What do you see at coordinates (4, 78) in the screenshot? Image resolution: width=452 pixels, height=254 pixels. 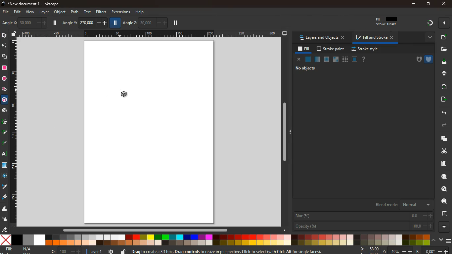 I see `circle` at bounding box center [4, 78].